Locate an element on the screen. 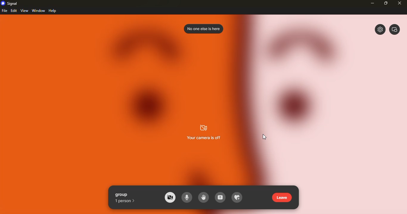 Image resolution: width=407 pixels, height=214 pixels. cmera off logo is located at coordinates (205, 127).